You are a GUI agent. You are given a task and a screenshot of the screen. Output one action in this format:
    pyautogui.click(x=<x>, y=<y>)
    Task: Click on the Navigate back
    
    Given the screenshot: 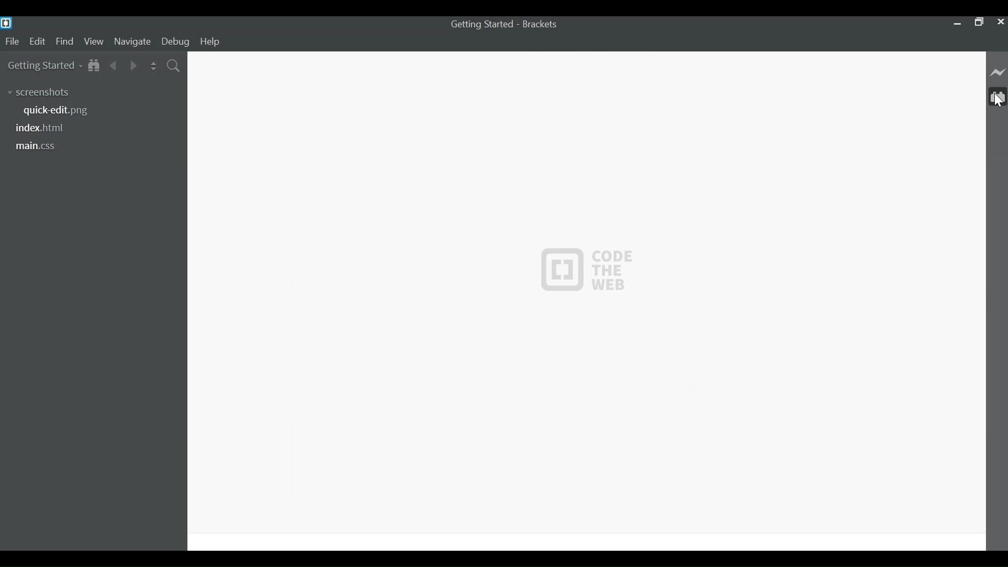 What is the action you would take?
    pyautogui.click(x=113, y=67)
    